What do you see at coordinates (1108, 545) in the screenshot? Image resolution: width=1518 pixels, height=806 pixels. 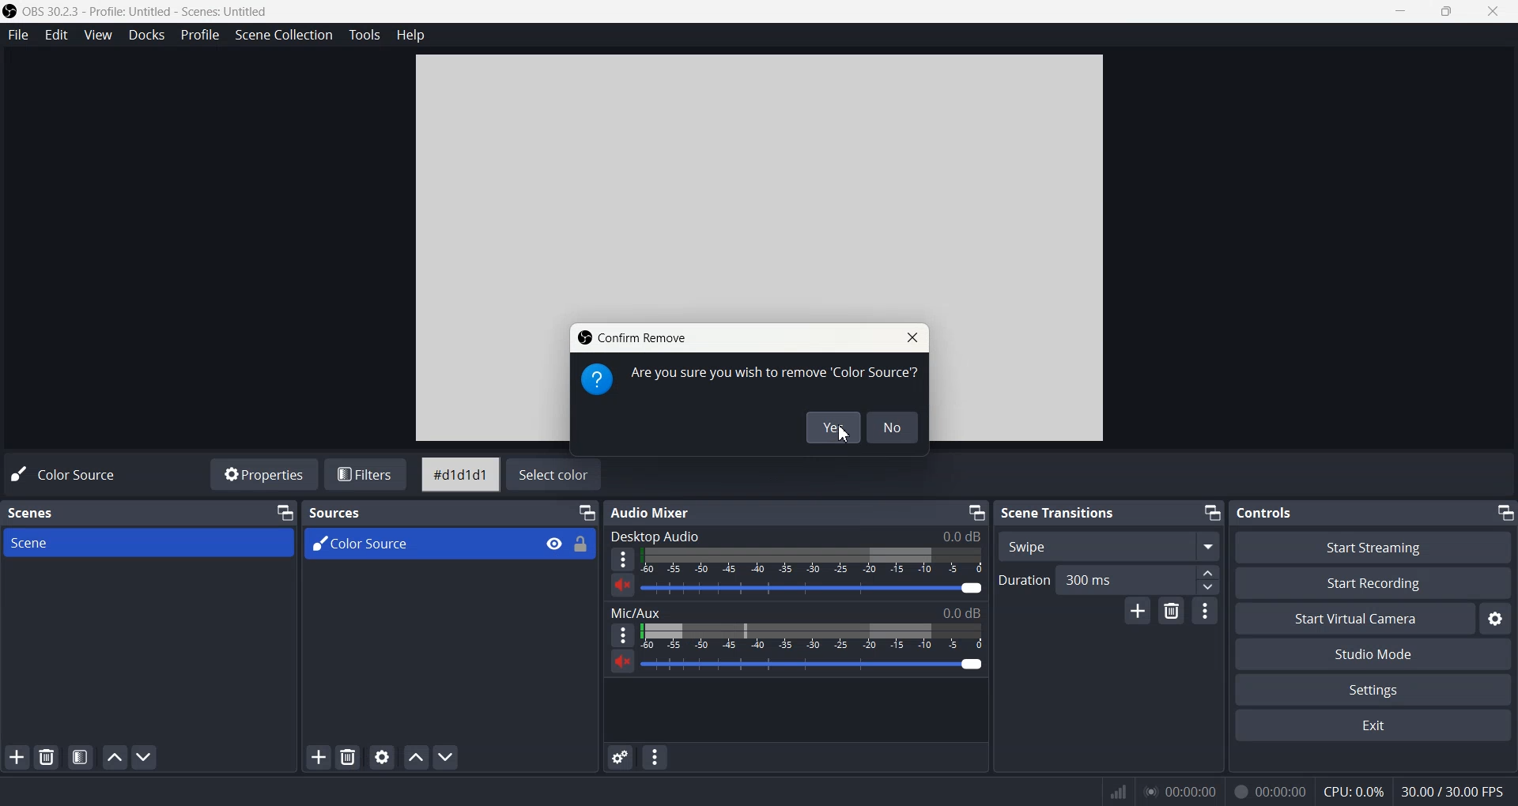 I see `Swipe` at bounding box center [1108, 545].